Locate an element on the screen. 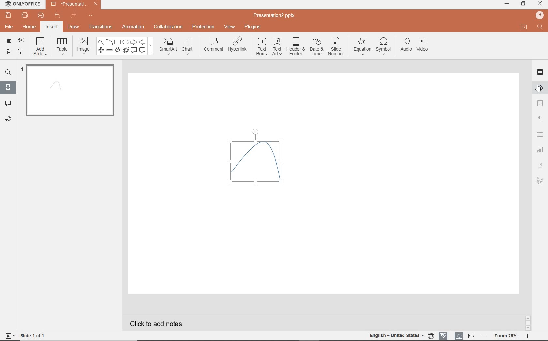 The image size is (548, 341). Presentation2.pptx is located at coordinates (275, 16).